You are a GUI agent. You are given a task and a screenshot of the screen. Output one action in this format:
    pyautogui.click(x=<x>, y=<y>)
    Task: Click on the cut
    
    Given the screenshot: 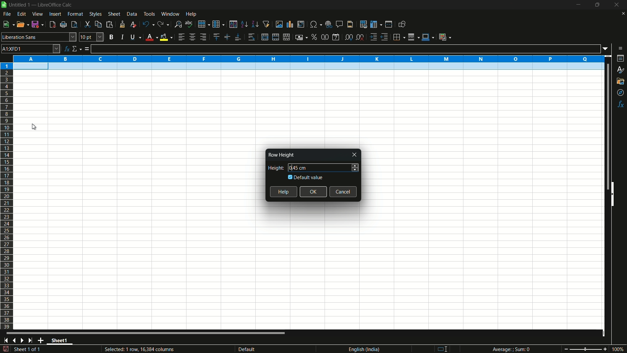 What is the action you would take?
    pyautogui.click(x=87, y=24)
    